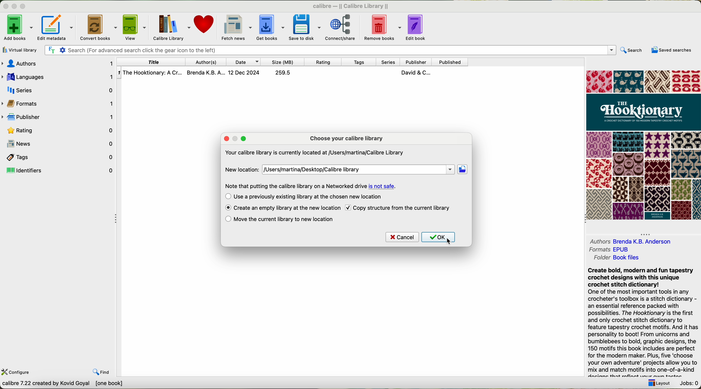  I want to click on move the current library to the new location, so click(286, 219).